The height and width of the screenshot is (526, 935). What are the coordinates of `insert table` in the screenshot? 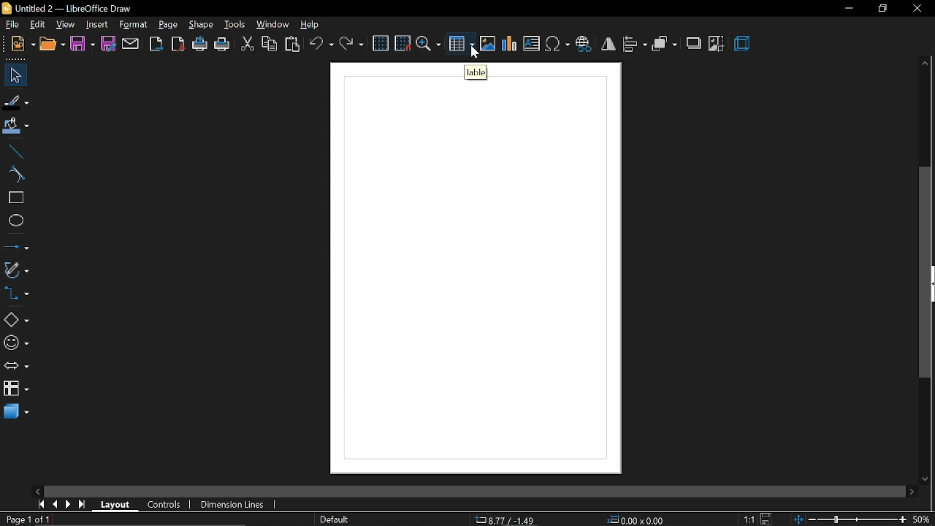 It's located at (461, 43).